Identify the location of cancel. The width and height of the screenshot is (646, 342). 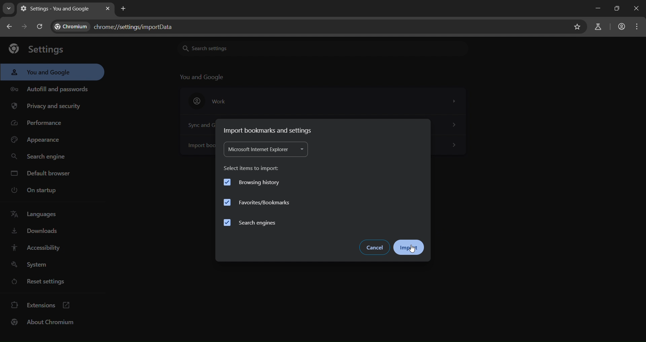
(375, 247).